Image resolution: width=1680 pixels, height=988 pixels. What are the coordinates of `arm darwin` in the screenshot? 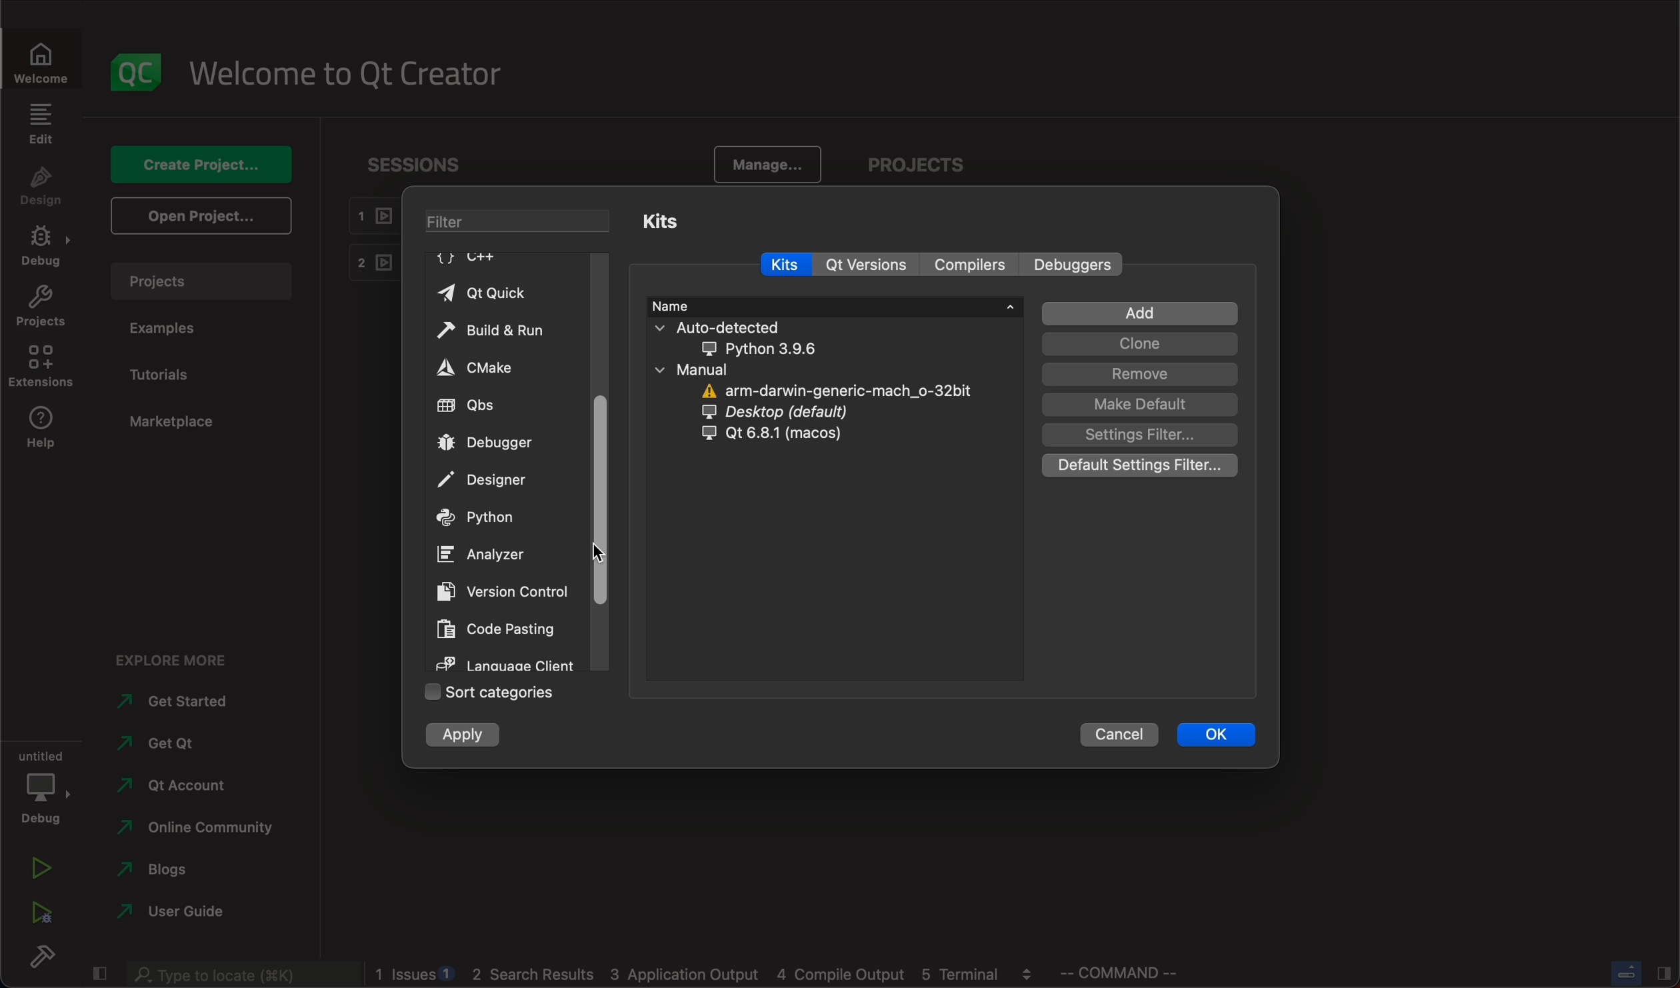 It's located at (830, 390).